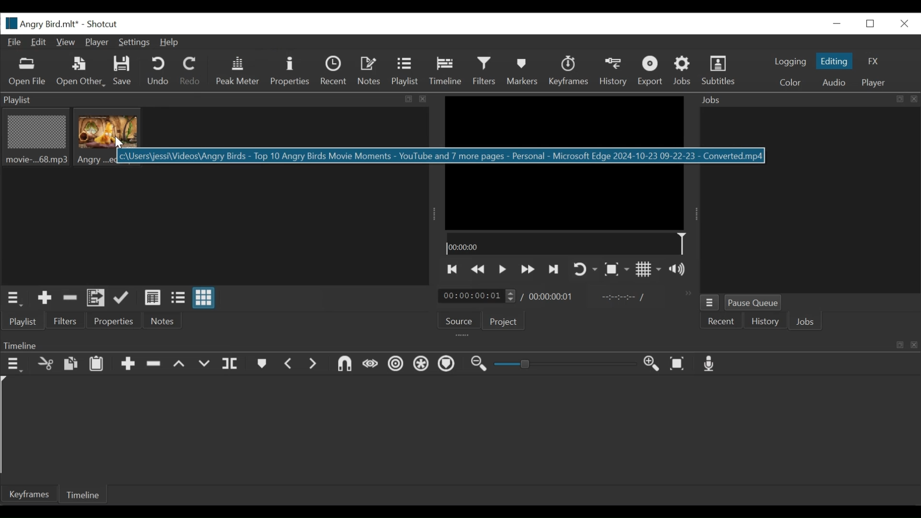 Image resolution: width=921 pixels, height=518 pixels. What do you see at coordinates (84, 494) in the screenshot?
I see `Timeline` at bounding box center [84, 494].